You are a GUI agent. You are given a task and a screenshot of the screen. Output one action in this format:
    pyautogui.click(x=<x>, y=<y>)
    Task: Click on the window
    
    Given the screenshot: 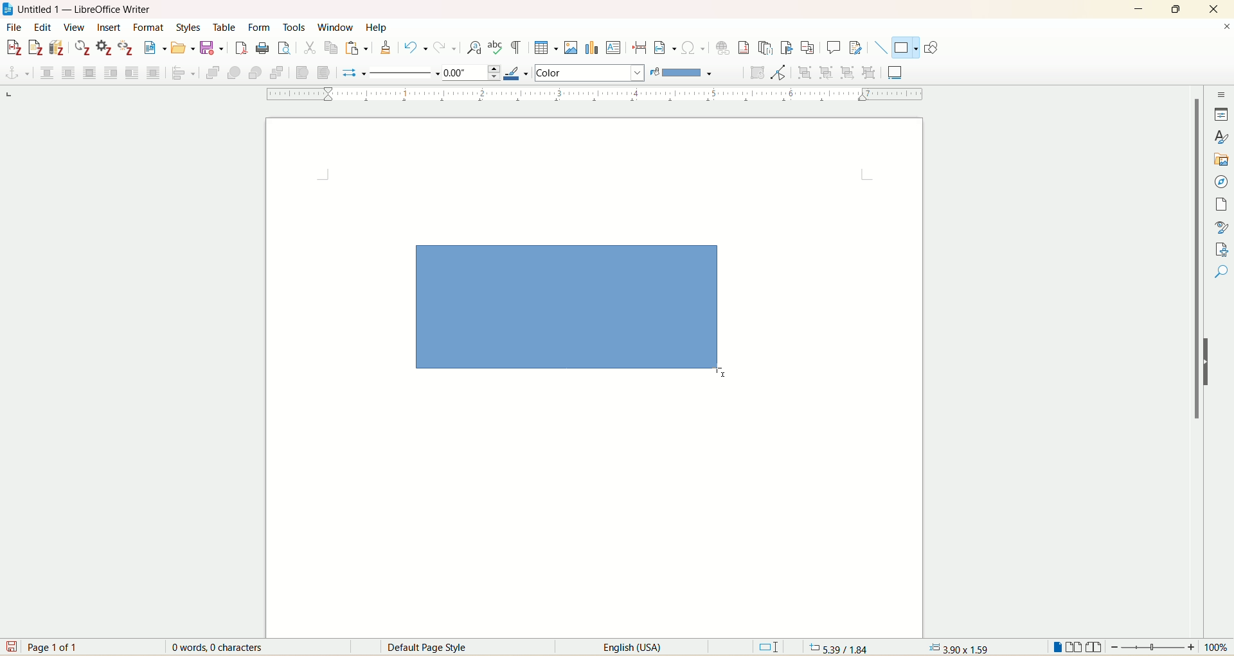 What is the action you would take?
    pyautogui.click(x=337, y=25)
    